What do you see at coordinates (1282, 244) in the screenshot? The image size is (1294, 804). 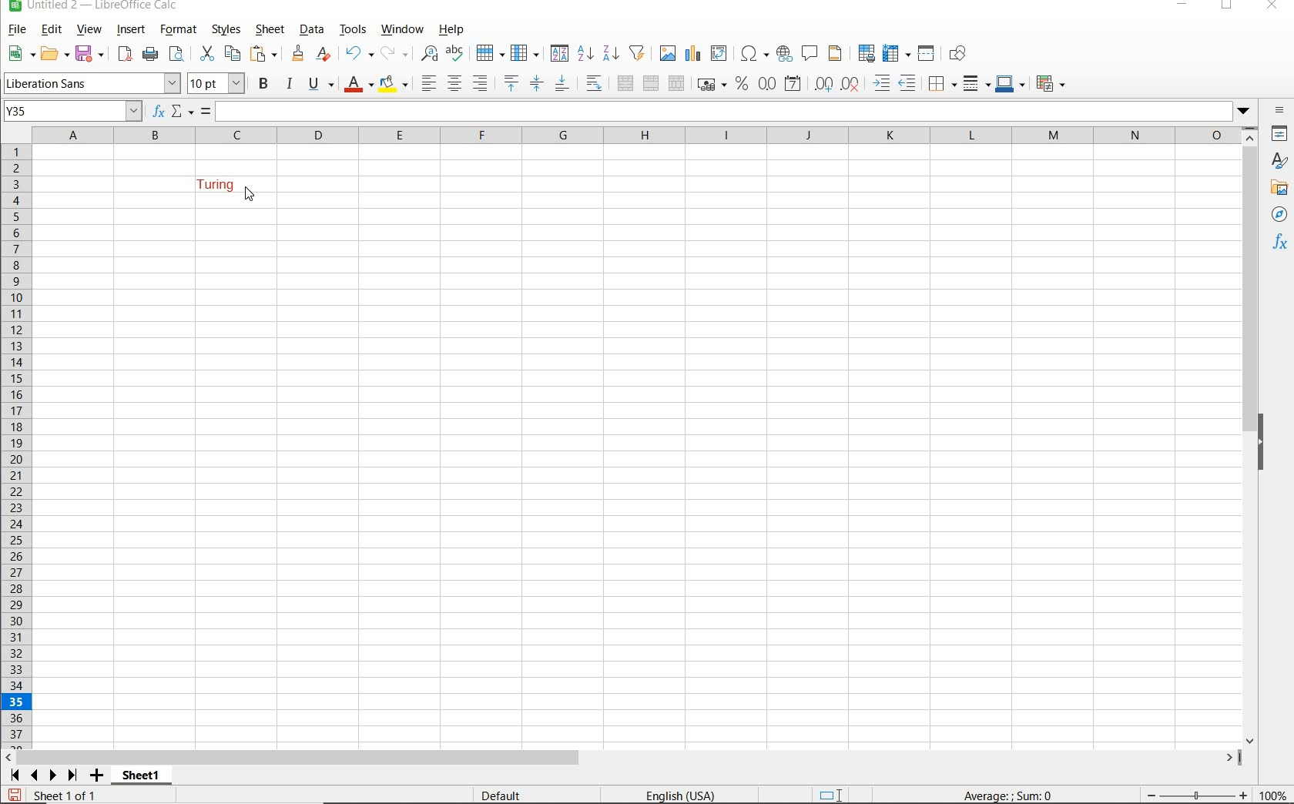 I see `FUNCTIONS` at bounding box center [1282, 244].